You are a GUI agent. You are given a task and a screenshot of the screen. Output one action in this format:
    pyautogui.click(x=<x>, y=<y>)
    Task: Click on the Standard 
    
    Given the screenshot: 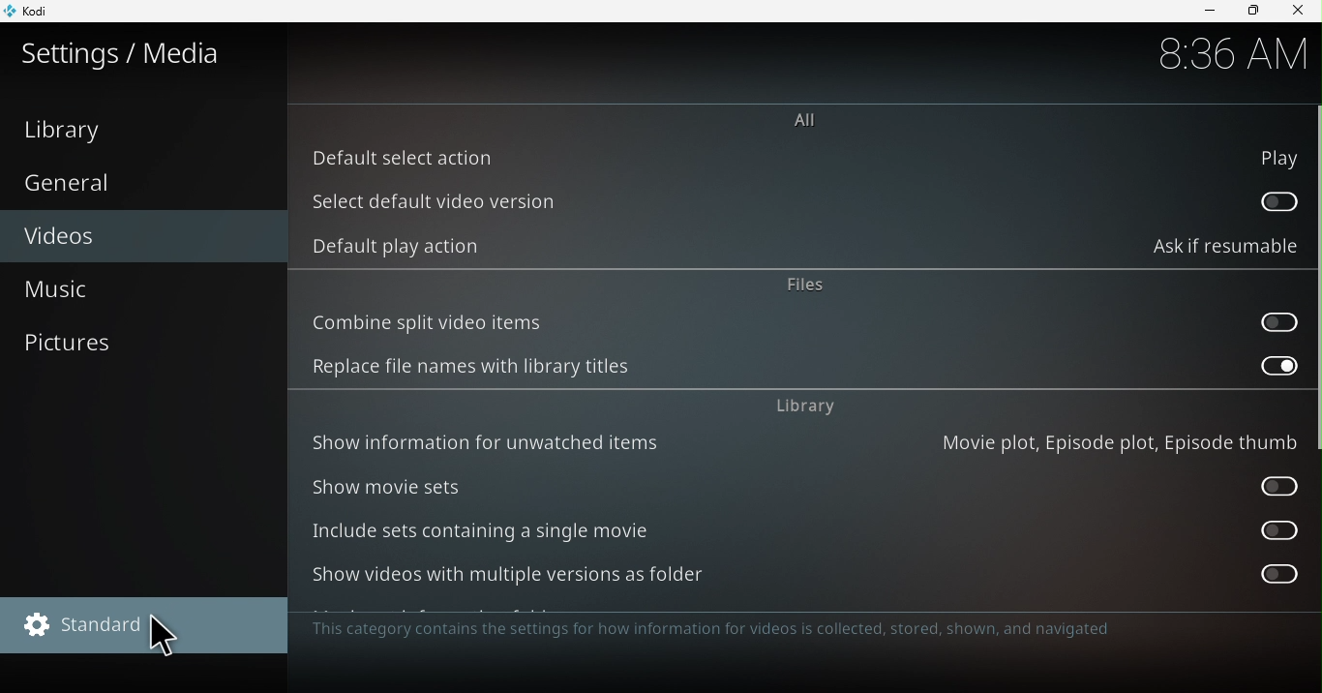 What is the action you would take?
    pyautogui.click(x=148, y=626)
    